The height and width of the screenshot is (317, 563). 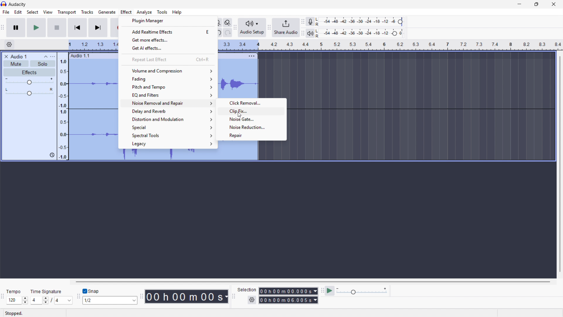 What do you see at coordinates (168, 79) in the screenshot?
I see `Fading ` at bounding box center [168, 79].